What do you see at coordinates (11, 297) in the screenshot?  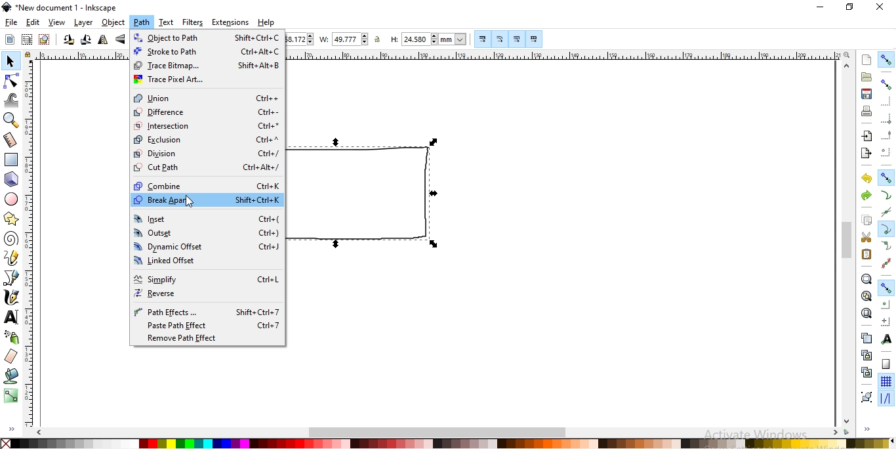 I see `draw  calligraphic or brush strokes` at bounding box center [11, 297].